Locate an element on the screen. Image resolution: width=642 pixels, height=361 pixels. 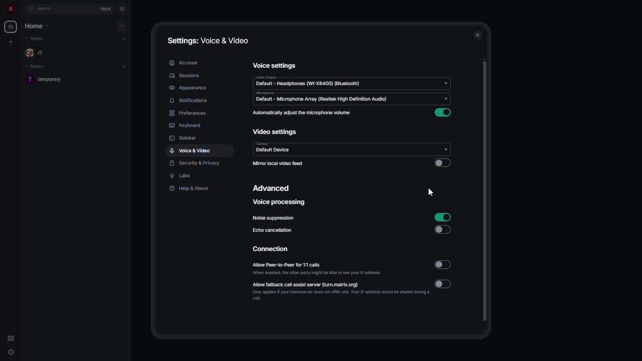
allow fallback call assist server is located at coordinates (341, 290).